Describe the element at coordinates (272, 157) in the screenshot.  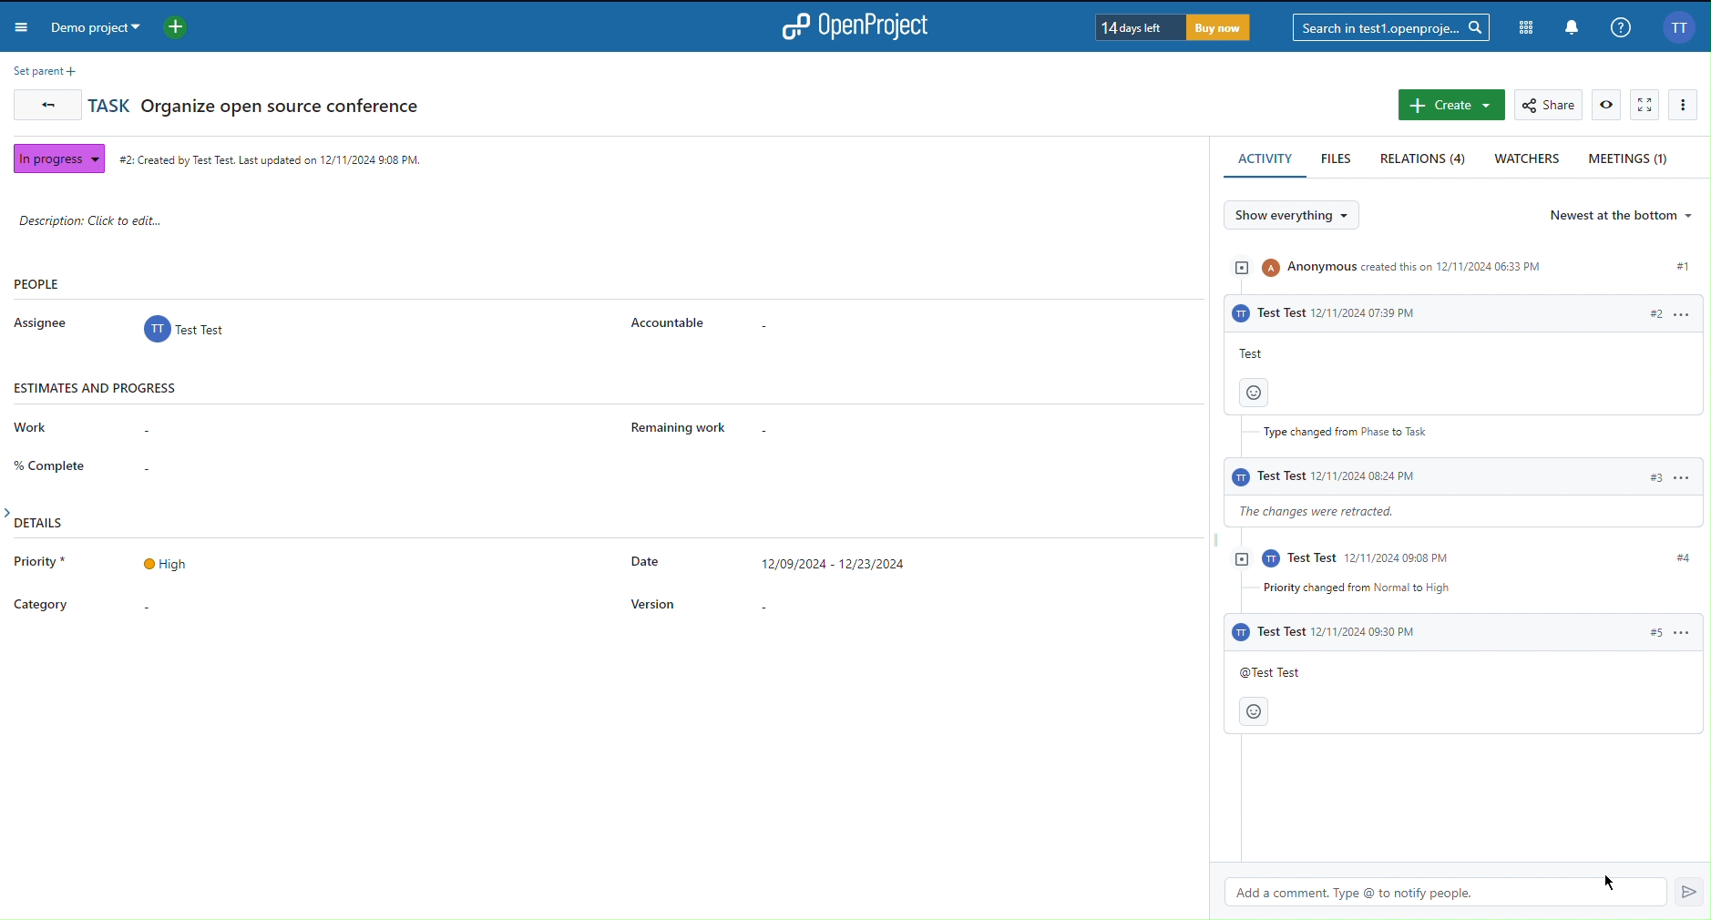
I see `Created date` at that location.